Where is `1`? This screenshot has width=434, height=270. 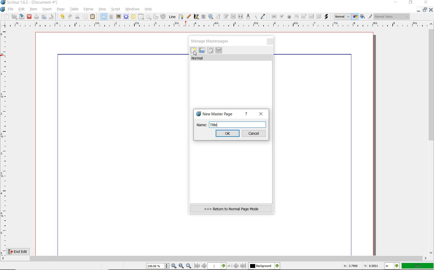 1 is located at coordinates (217, 266).